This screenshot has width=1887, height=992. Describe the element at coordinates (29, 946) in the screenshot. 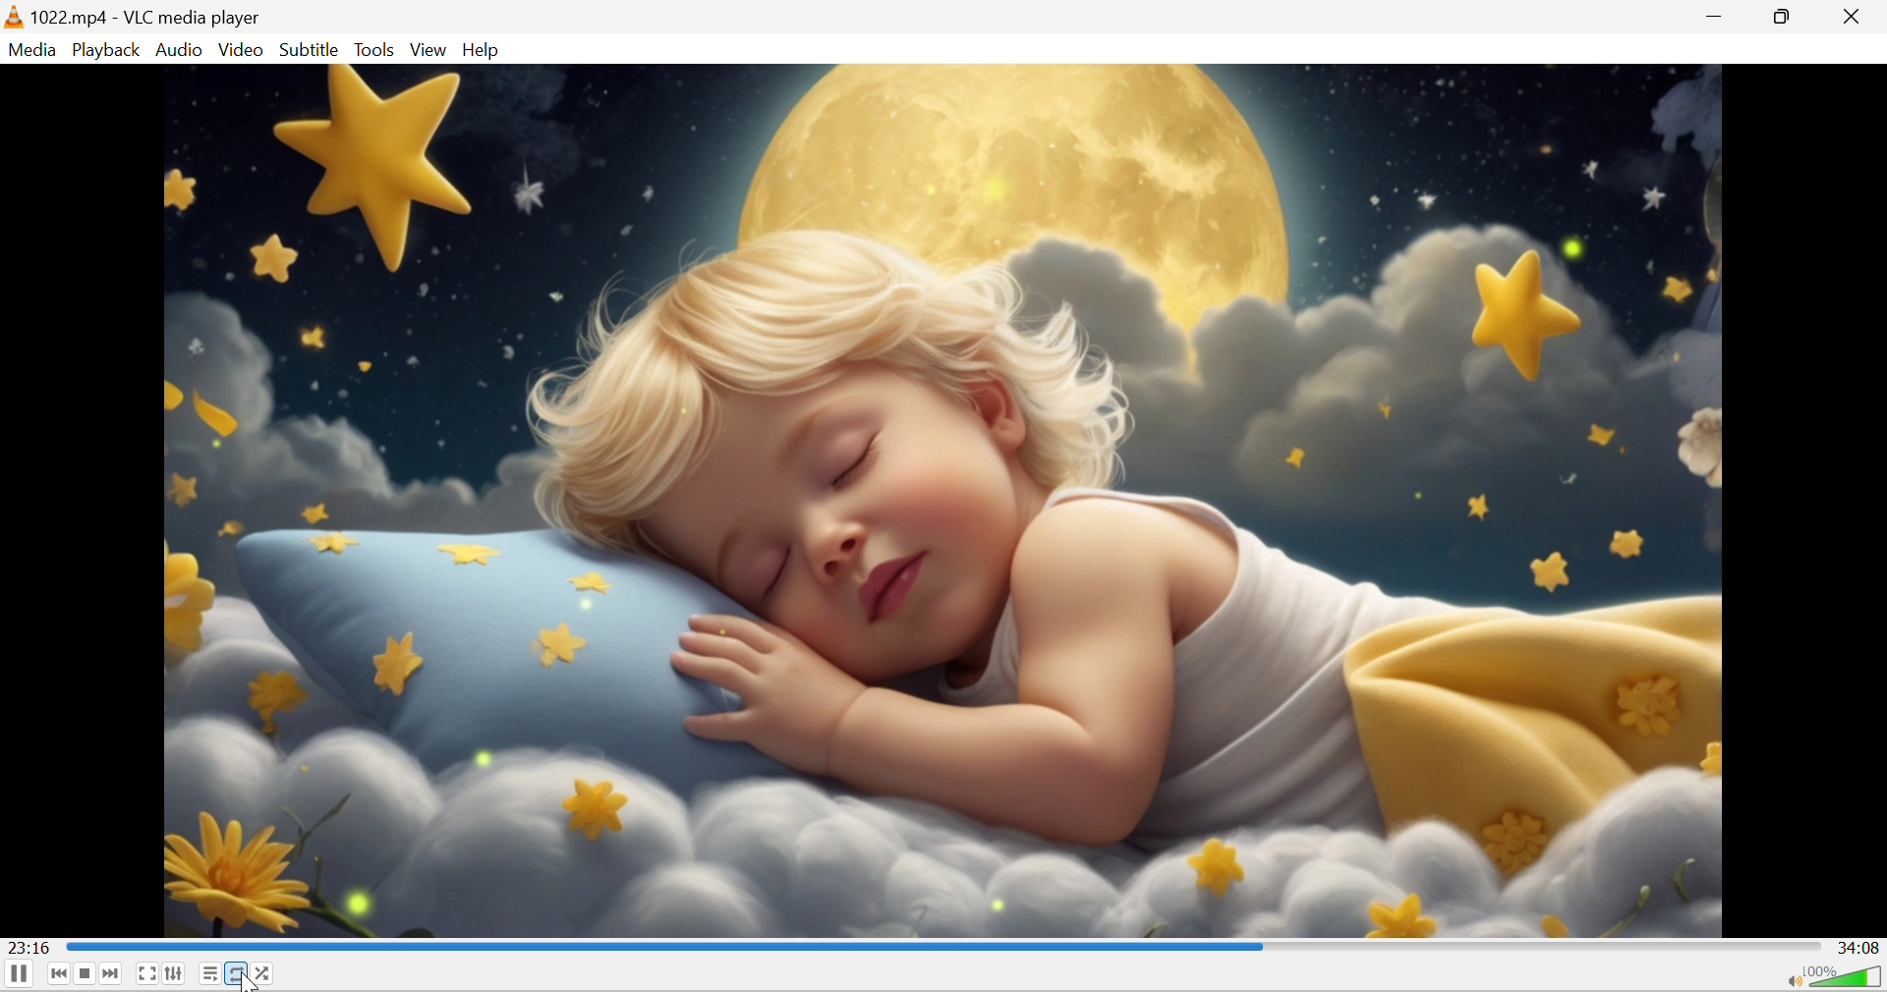

I see `23:16` at that location.